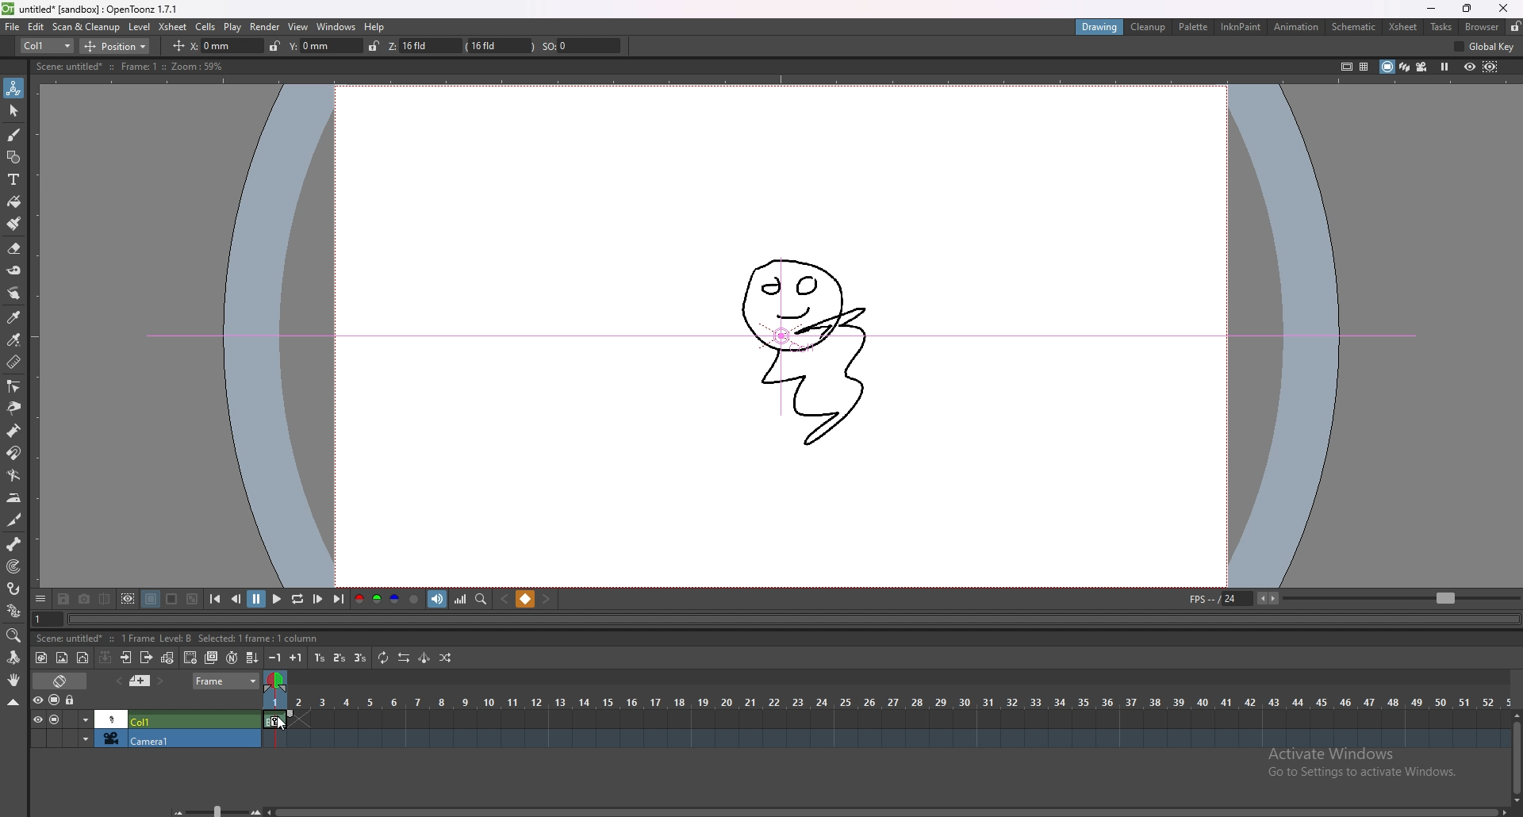 The width and height of the screenshot is (1523, 817). I want to click on X coordinates, so click(205, 45).